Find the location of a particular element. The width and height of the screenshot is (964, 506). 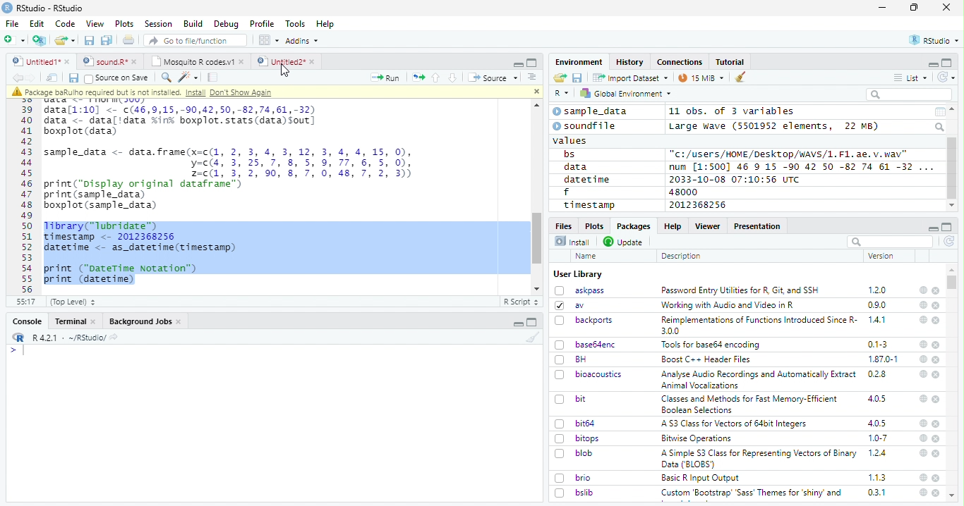

2033-10-08 07:10:56 UTC is located at coordinates (735, 179).